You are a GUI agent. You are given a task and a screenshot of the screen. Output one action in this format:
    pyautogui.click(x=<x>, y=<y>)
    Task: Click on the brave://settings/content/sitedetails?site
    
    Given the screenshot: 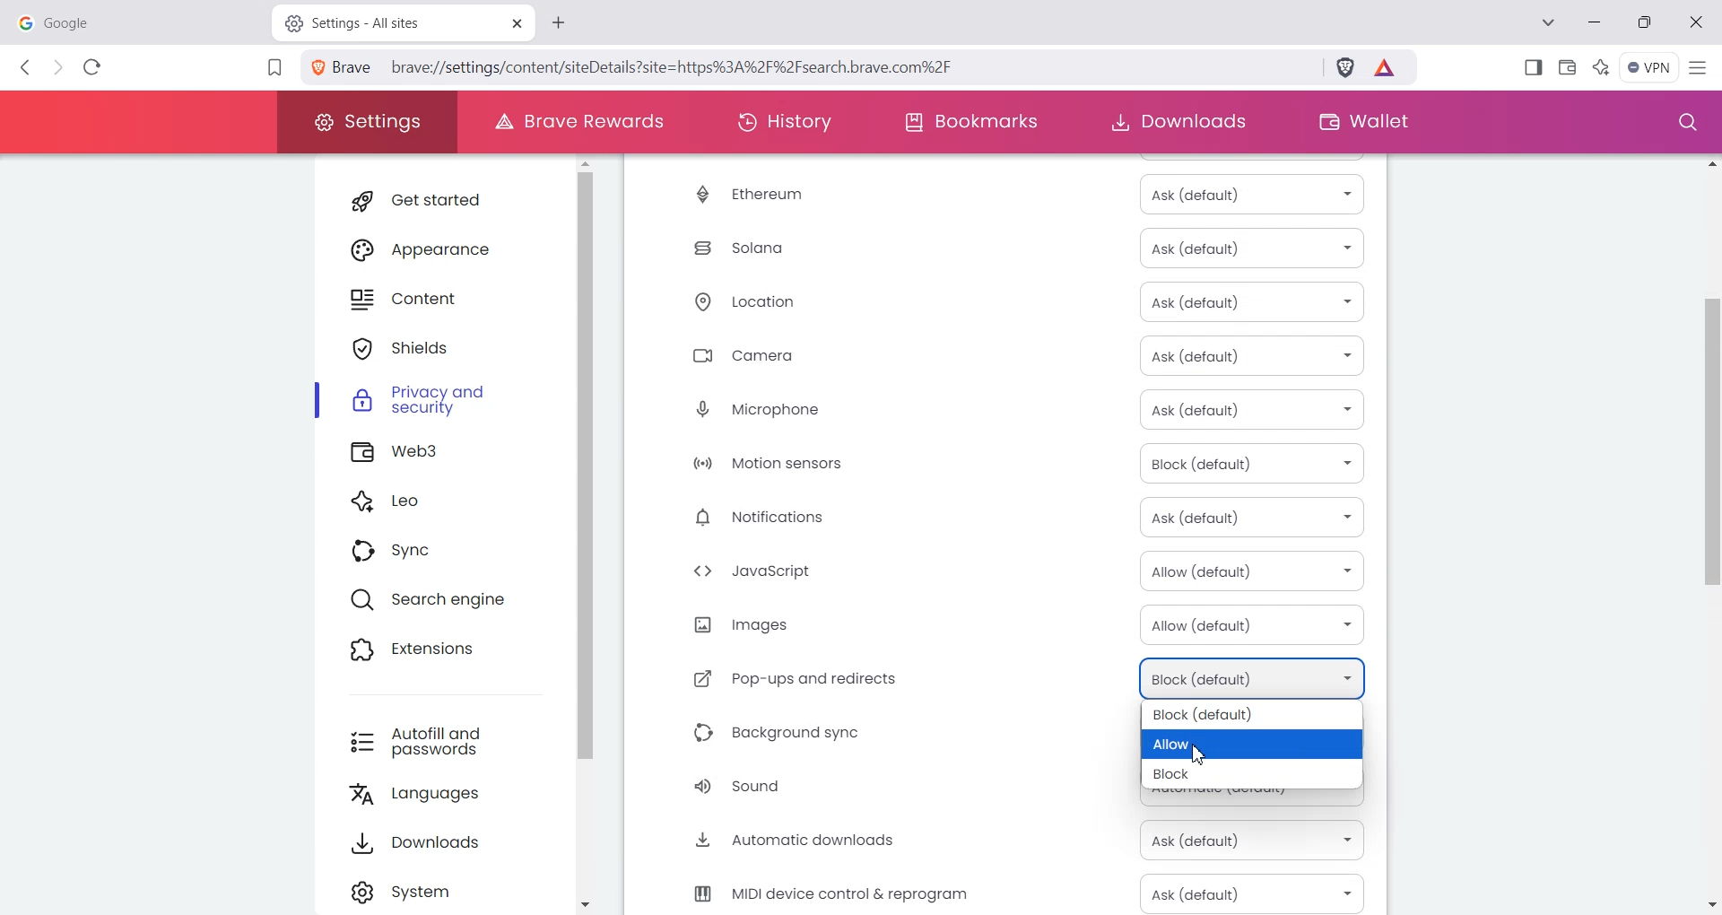 What is the action you would take?
    pyautogui.click(x=686, y=65)
    